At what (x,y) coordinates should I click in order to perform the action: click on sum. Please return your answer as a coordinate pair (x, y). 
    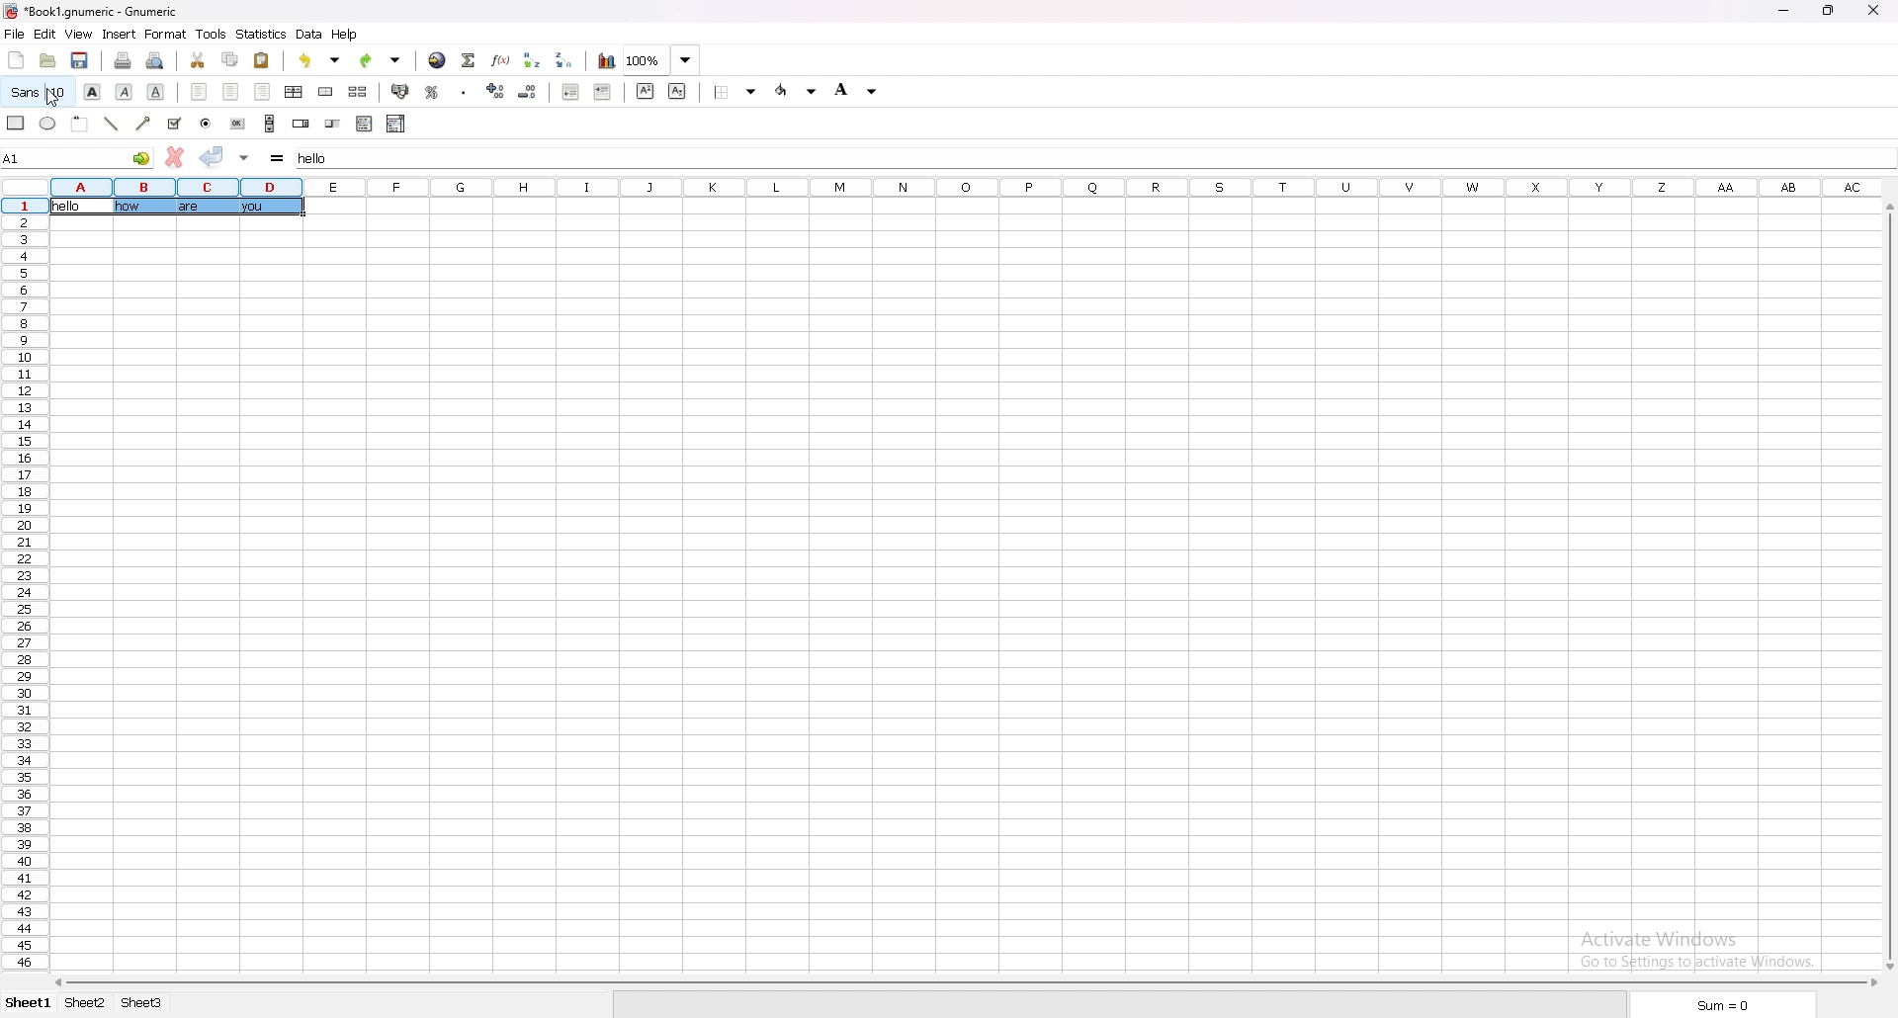
    Looking at the image, I should click on (1721, 1005).